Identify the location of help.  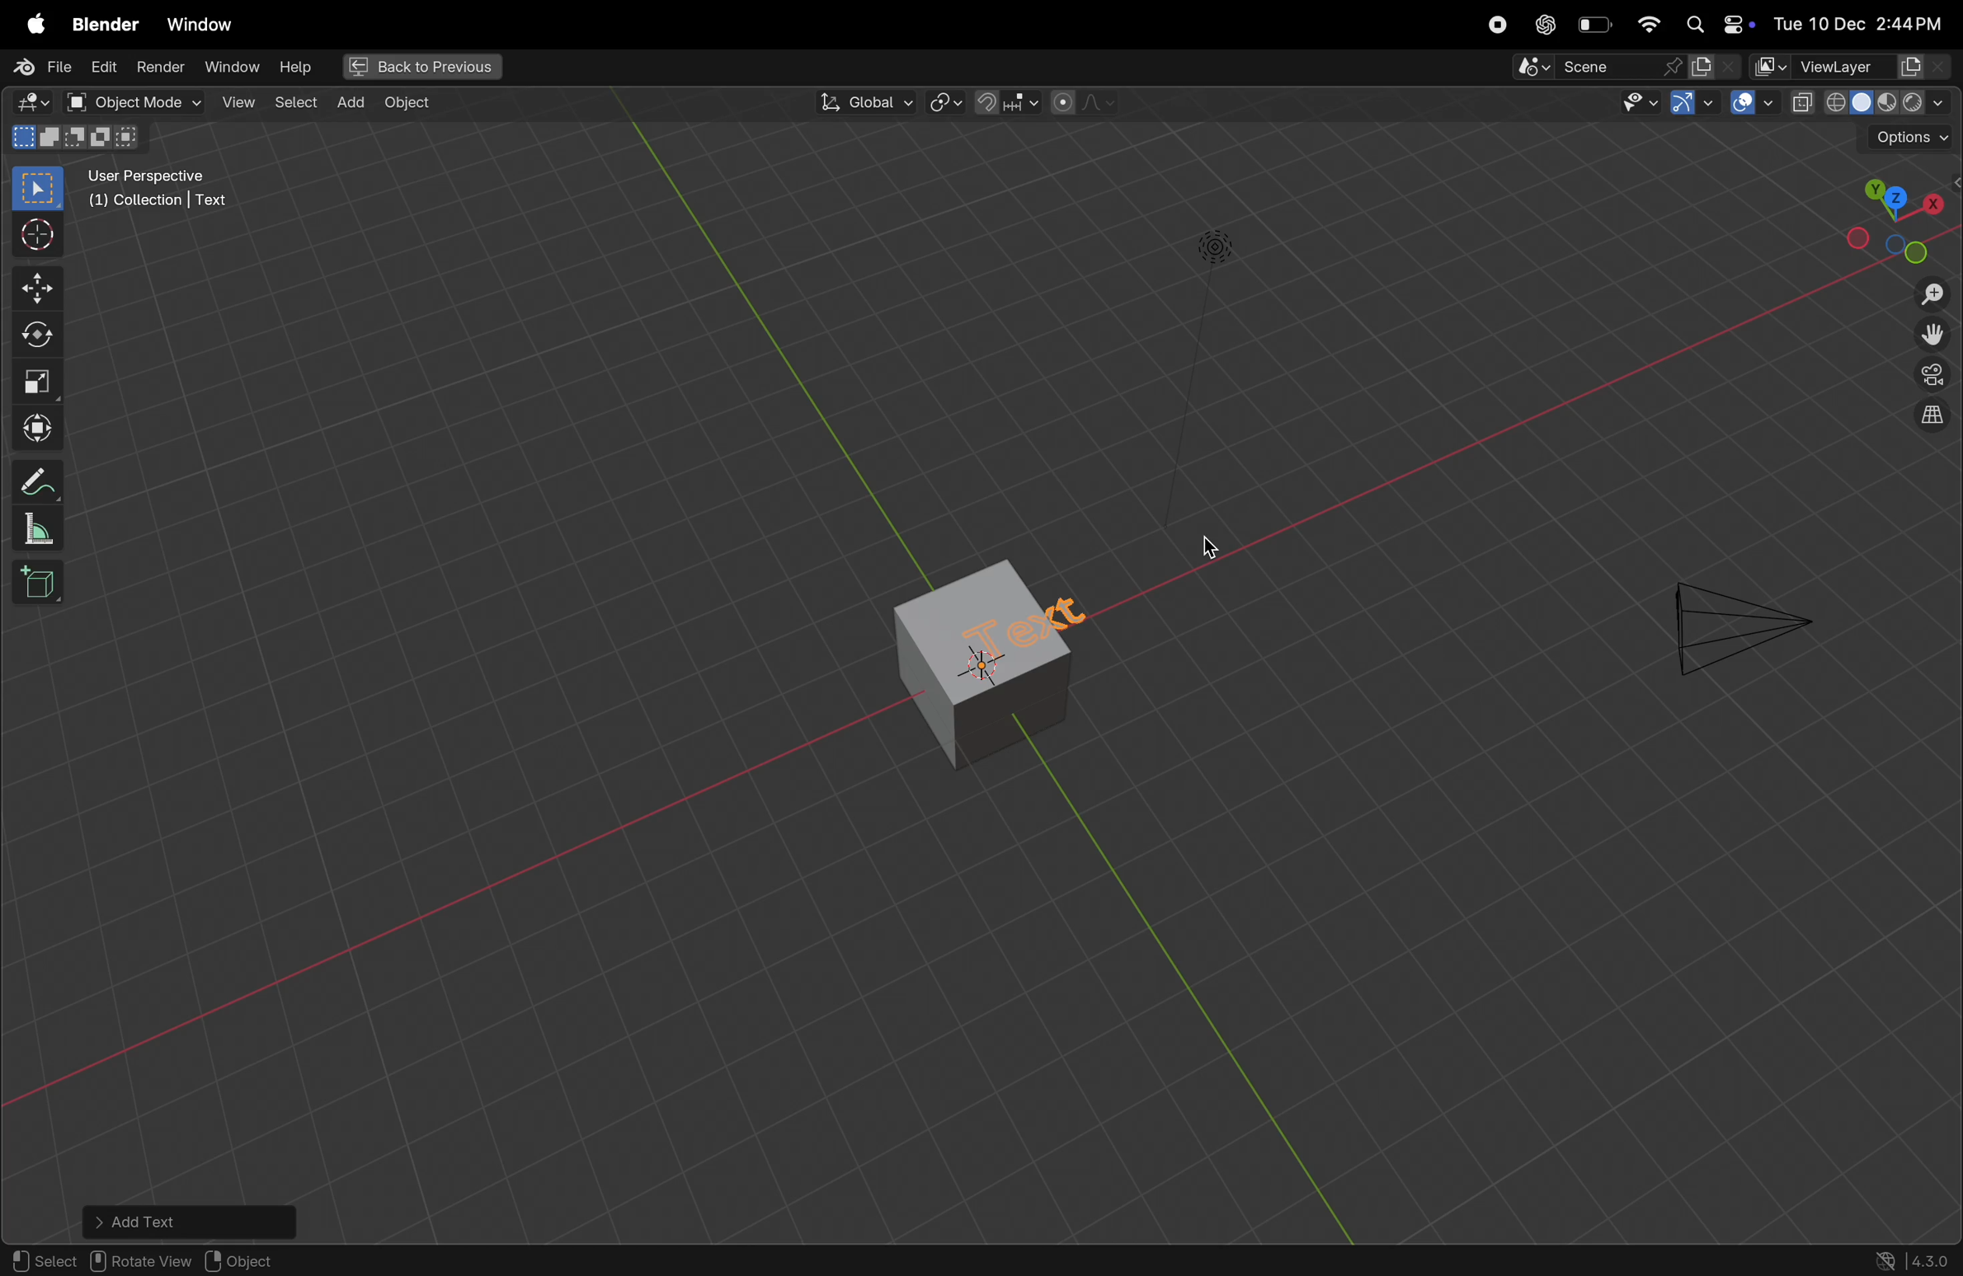
(304, 66).